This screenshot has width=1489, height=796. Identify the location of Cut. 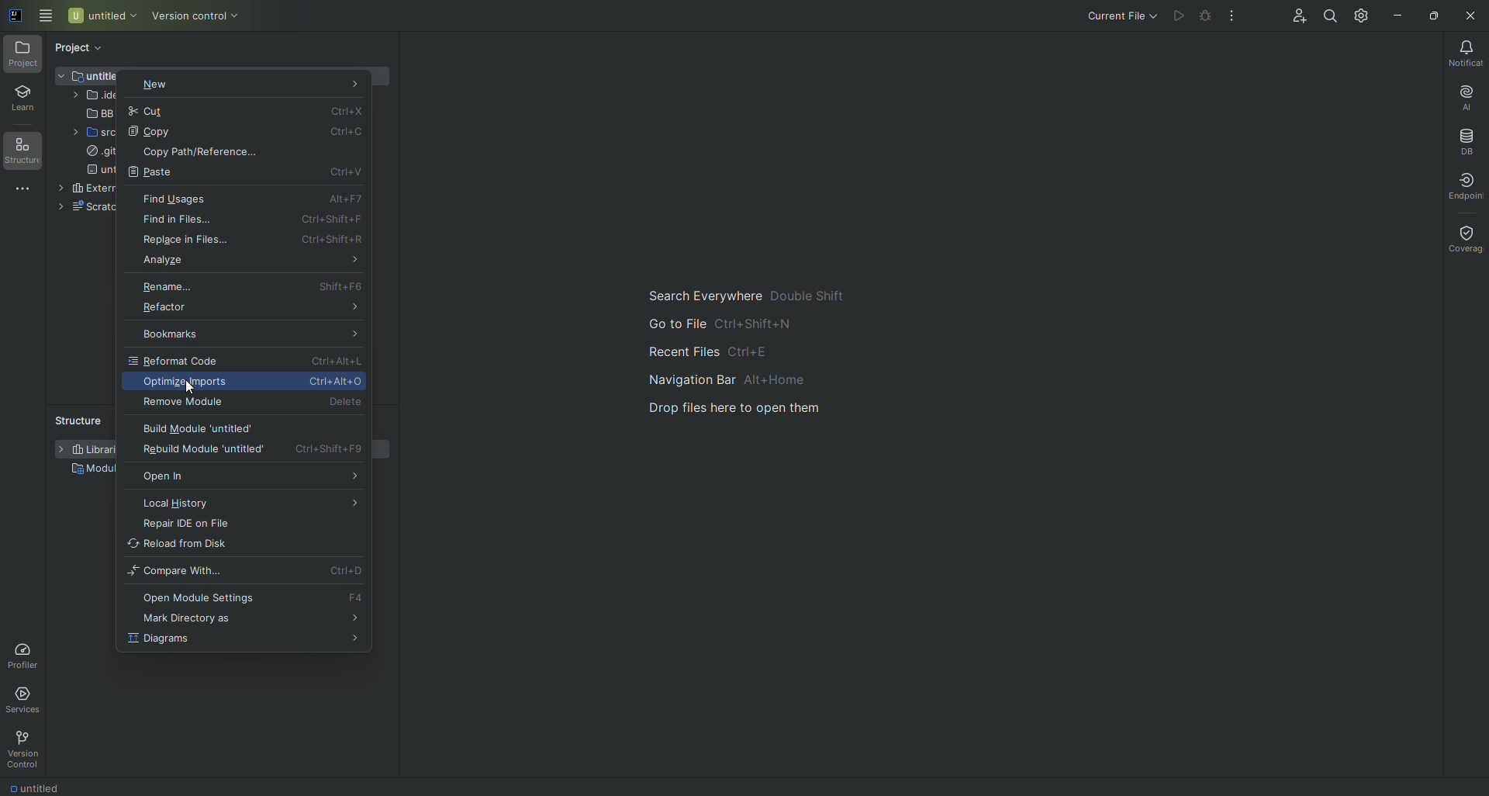
(249, 109).